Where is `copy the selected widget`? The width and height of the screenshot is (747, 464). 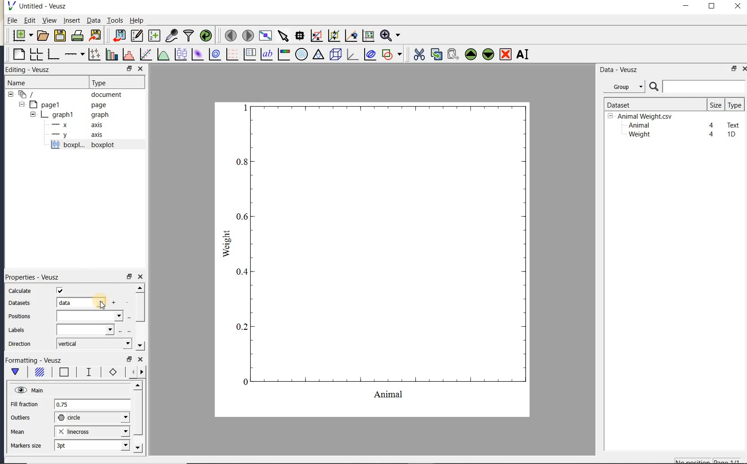
copy the selected widget is located at coordinates (435, 54).